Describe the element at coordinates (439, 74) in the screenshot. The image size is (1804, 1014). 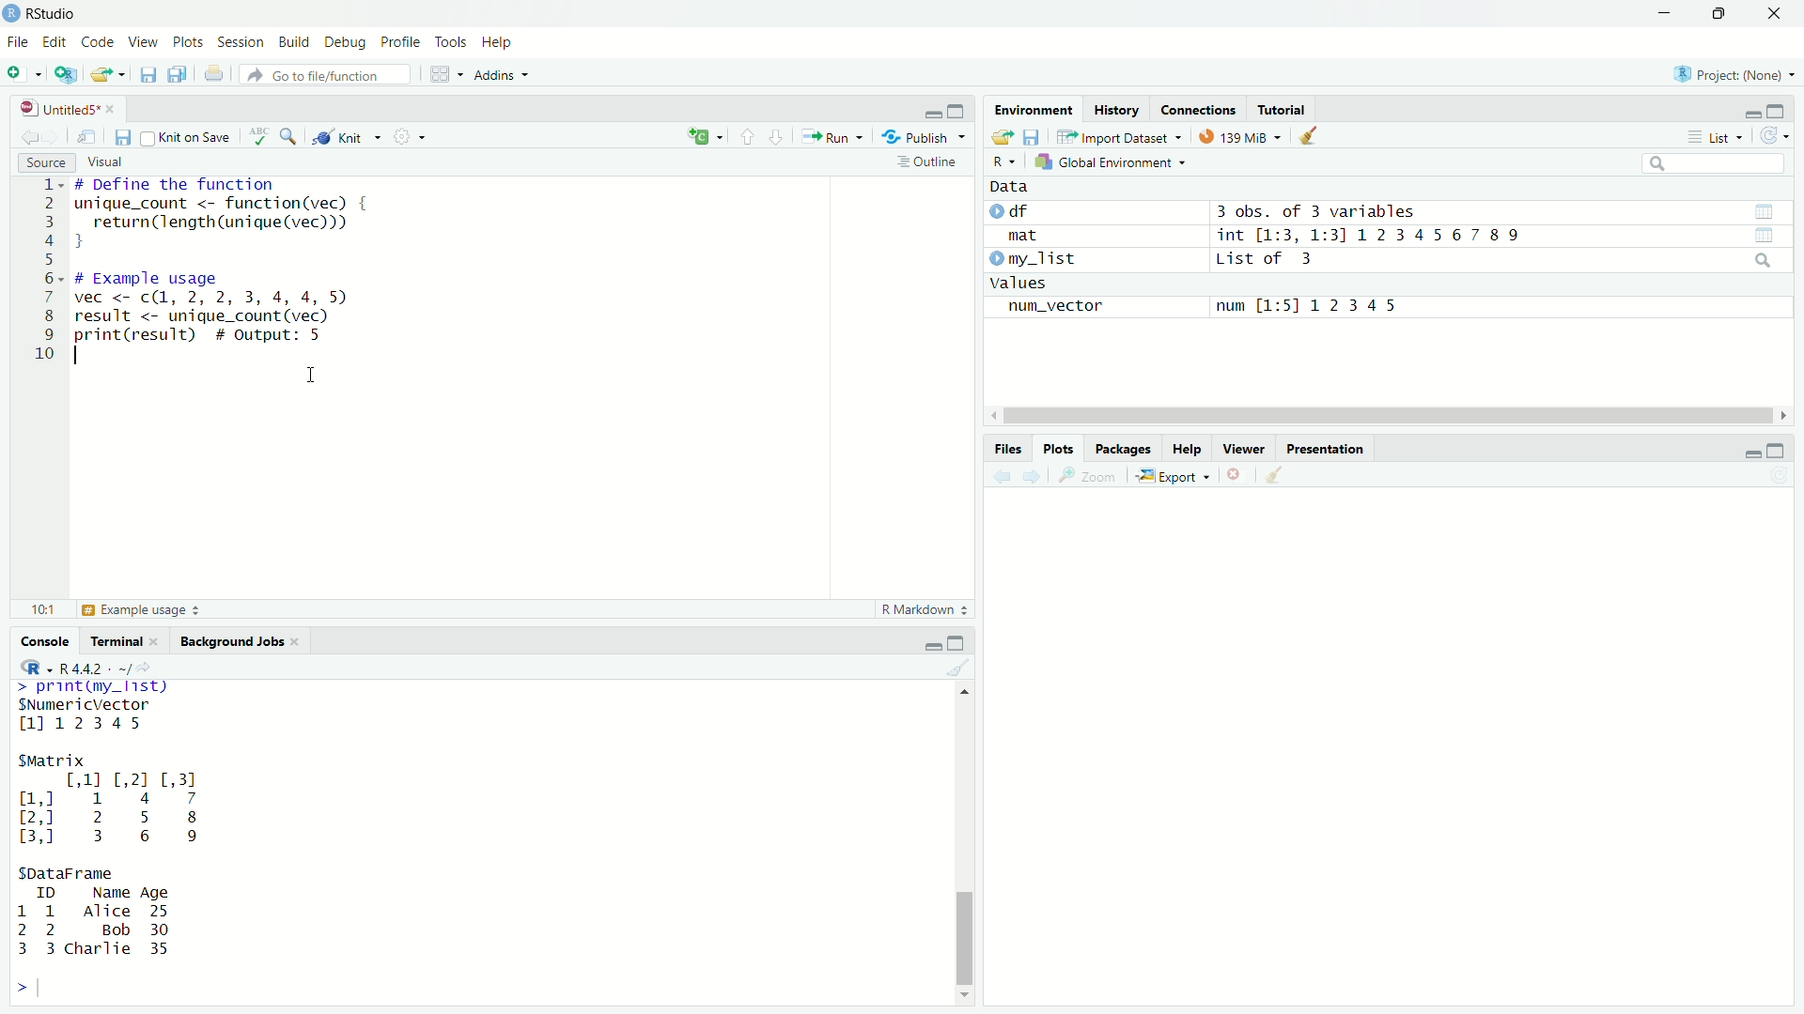
I see `workspace panes` at that location.